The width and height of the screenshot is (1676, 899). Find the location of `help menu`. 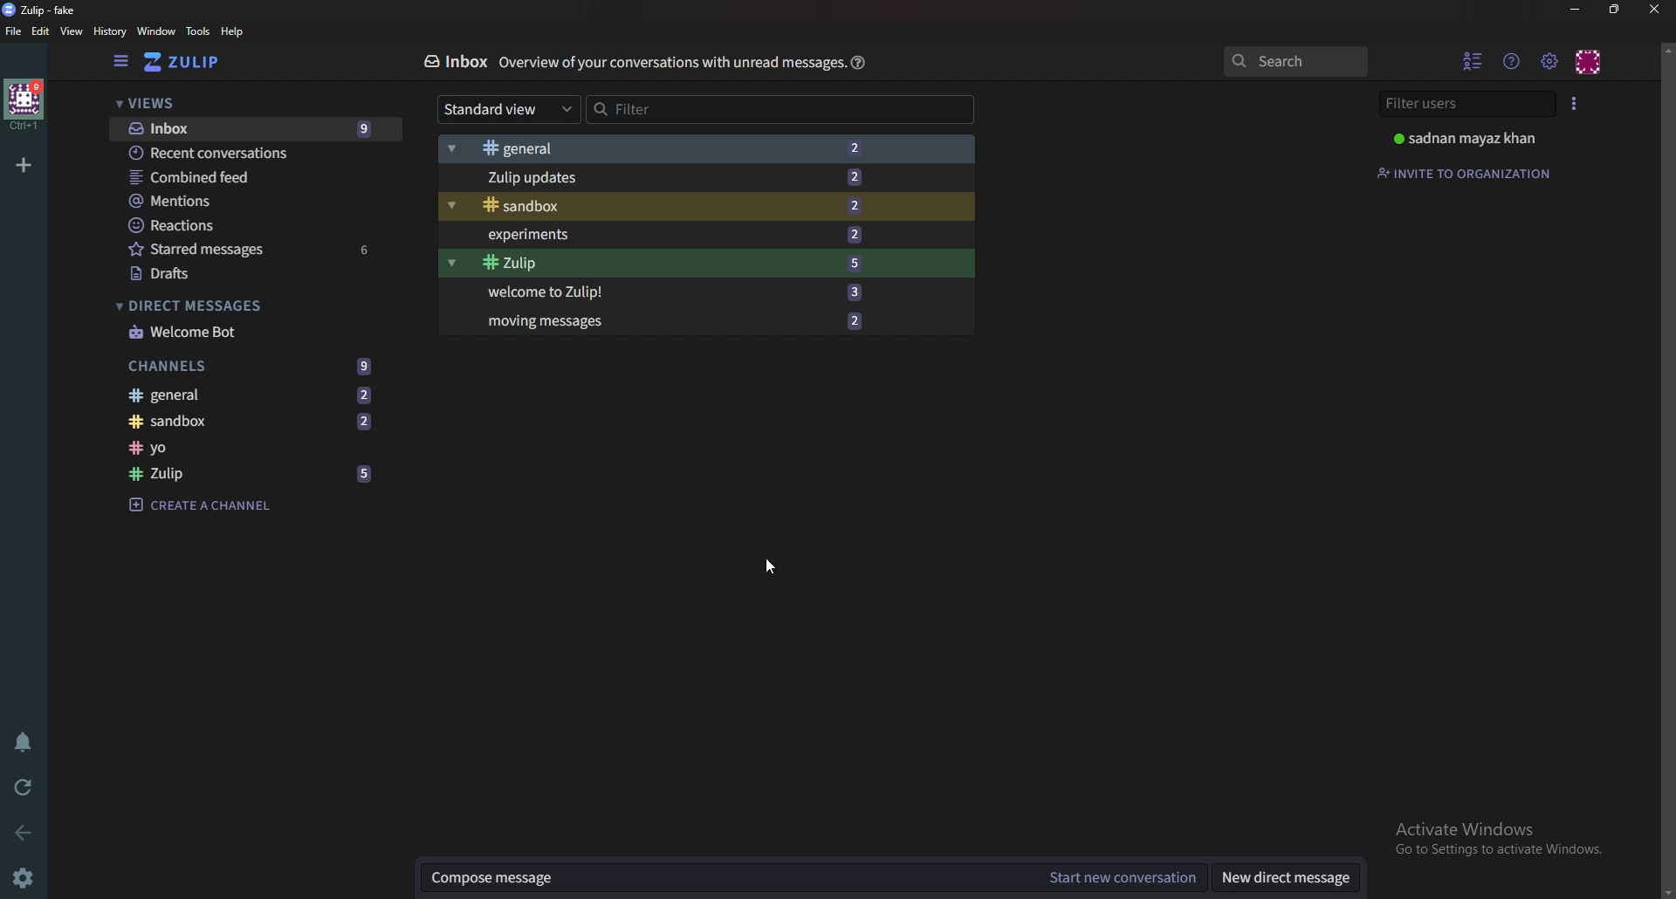

help menu is located at coordinates (1511, 60).